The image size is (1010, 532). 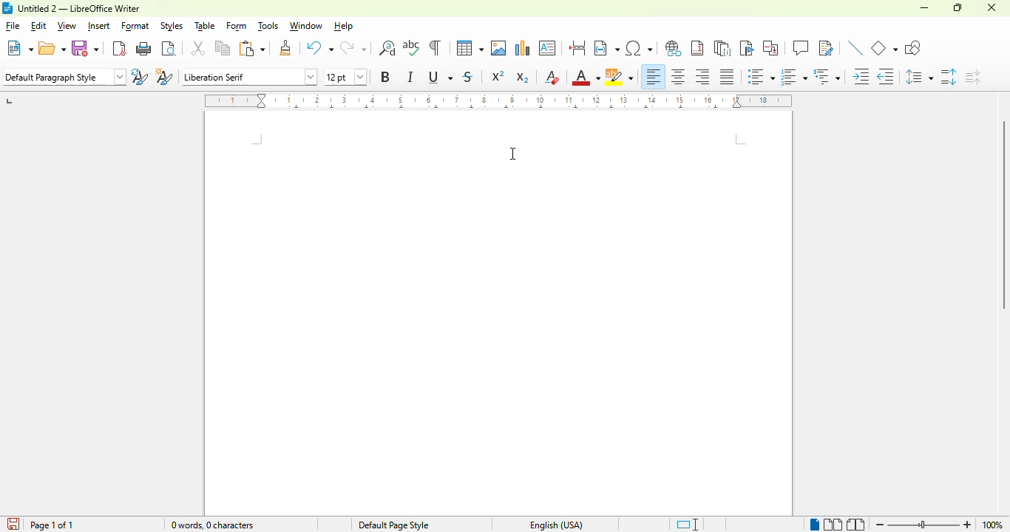 What do you see at coordinates (887, 77) in the screenshot?
I see `decrease indent` at bounding box center [887, 77].